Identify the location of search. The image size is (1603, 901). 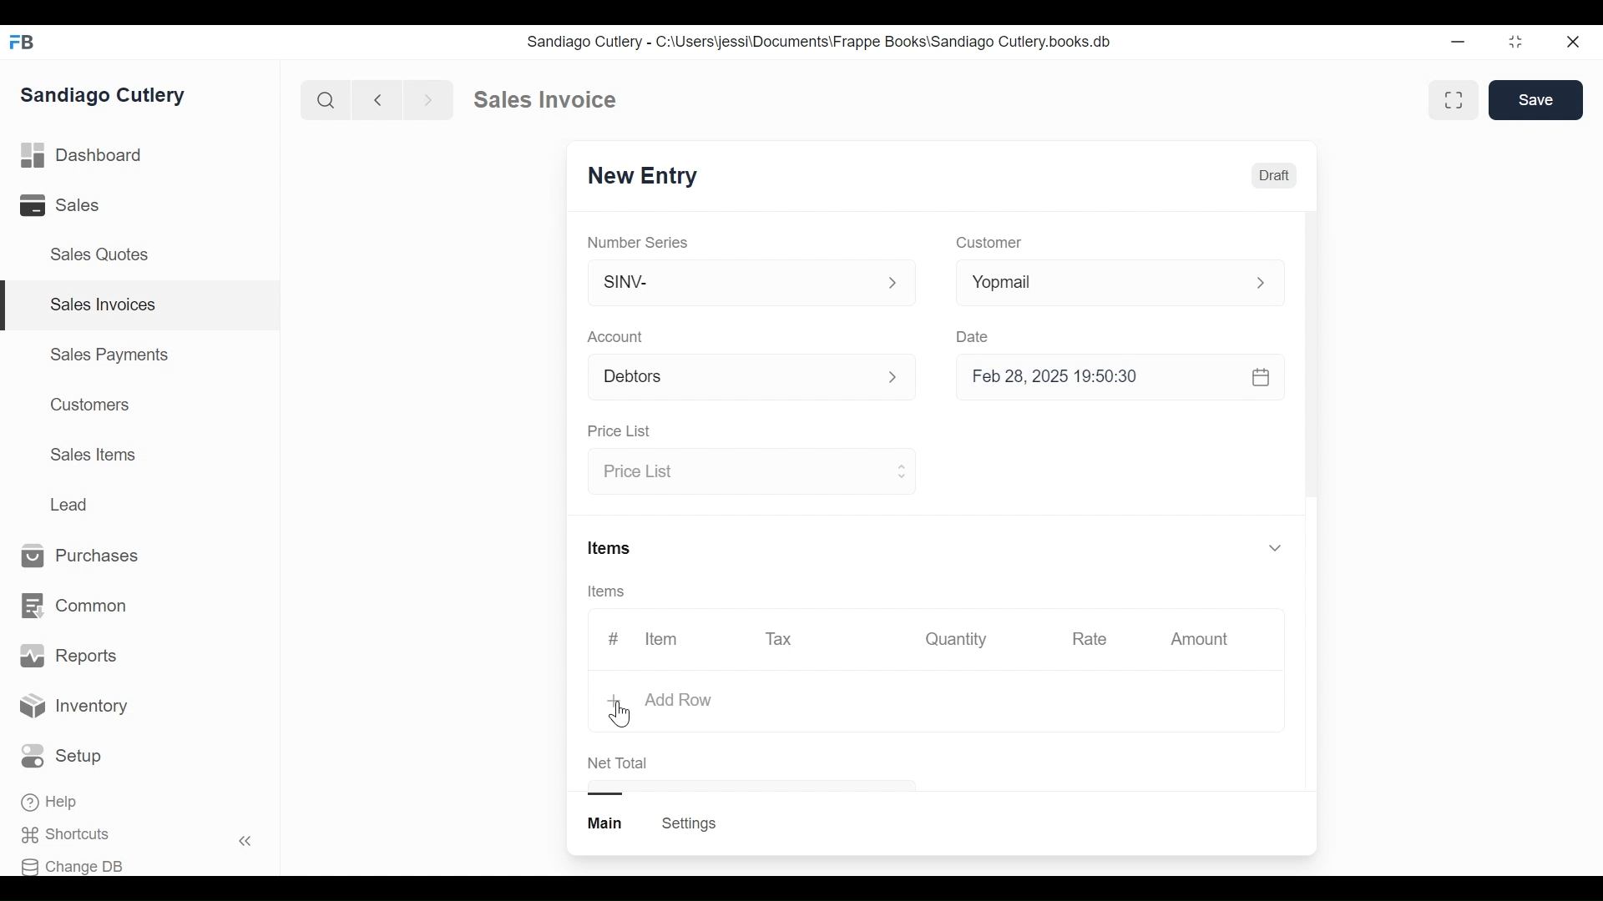
(326, 101).